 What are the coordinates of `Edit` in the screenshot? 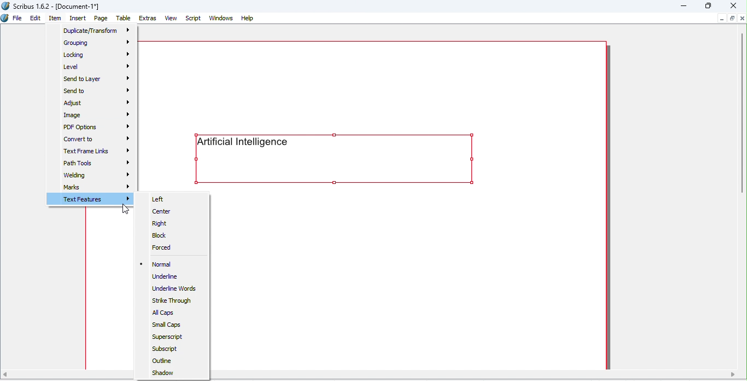 It's located at (35, 18).